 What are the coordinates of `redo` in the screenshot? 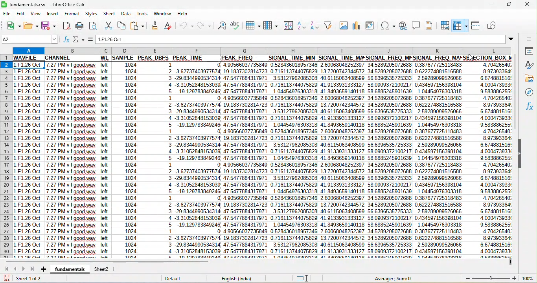 It's located at (206, 25).